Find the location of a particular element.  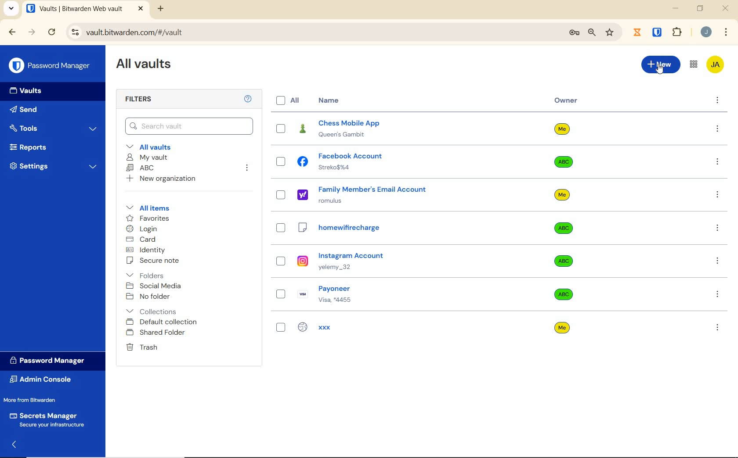

search tabs is located at coordinates (11, 8).